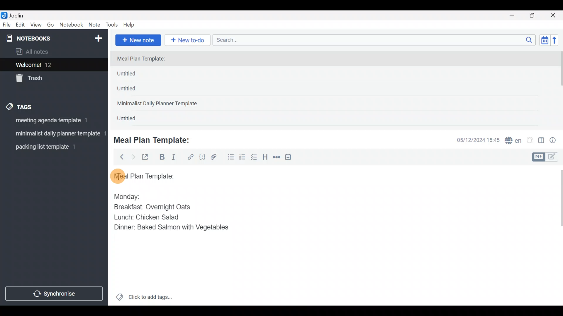 The height and width of the screenshot is (316, 563). I want to click on cursor, so click(117, 176).